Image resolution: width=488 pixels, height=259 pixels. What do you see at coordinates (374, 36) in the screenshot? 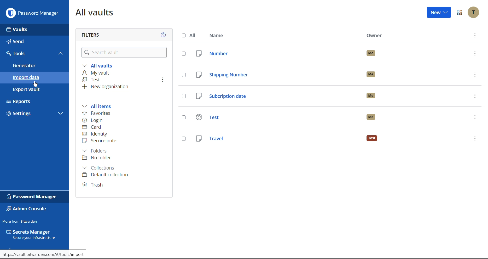
I see `Owner` at bounding box center [374, 36].